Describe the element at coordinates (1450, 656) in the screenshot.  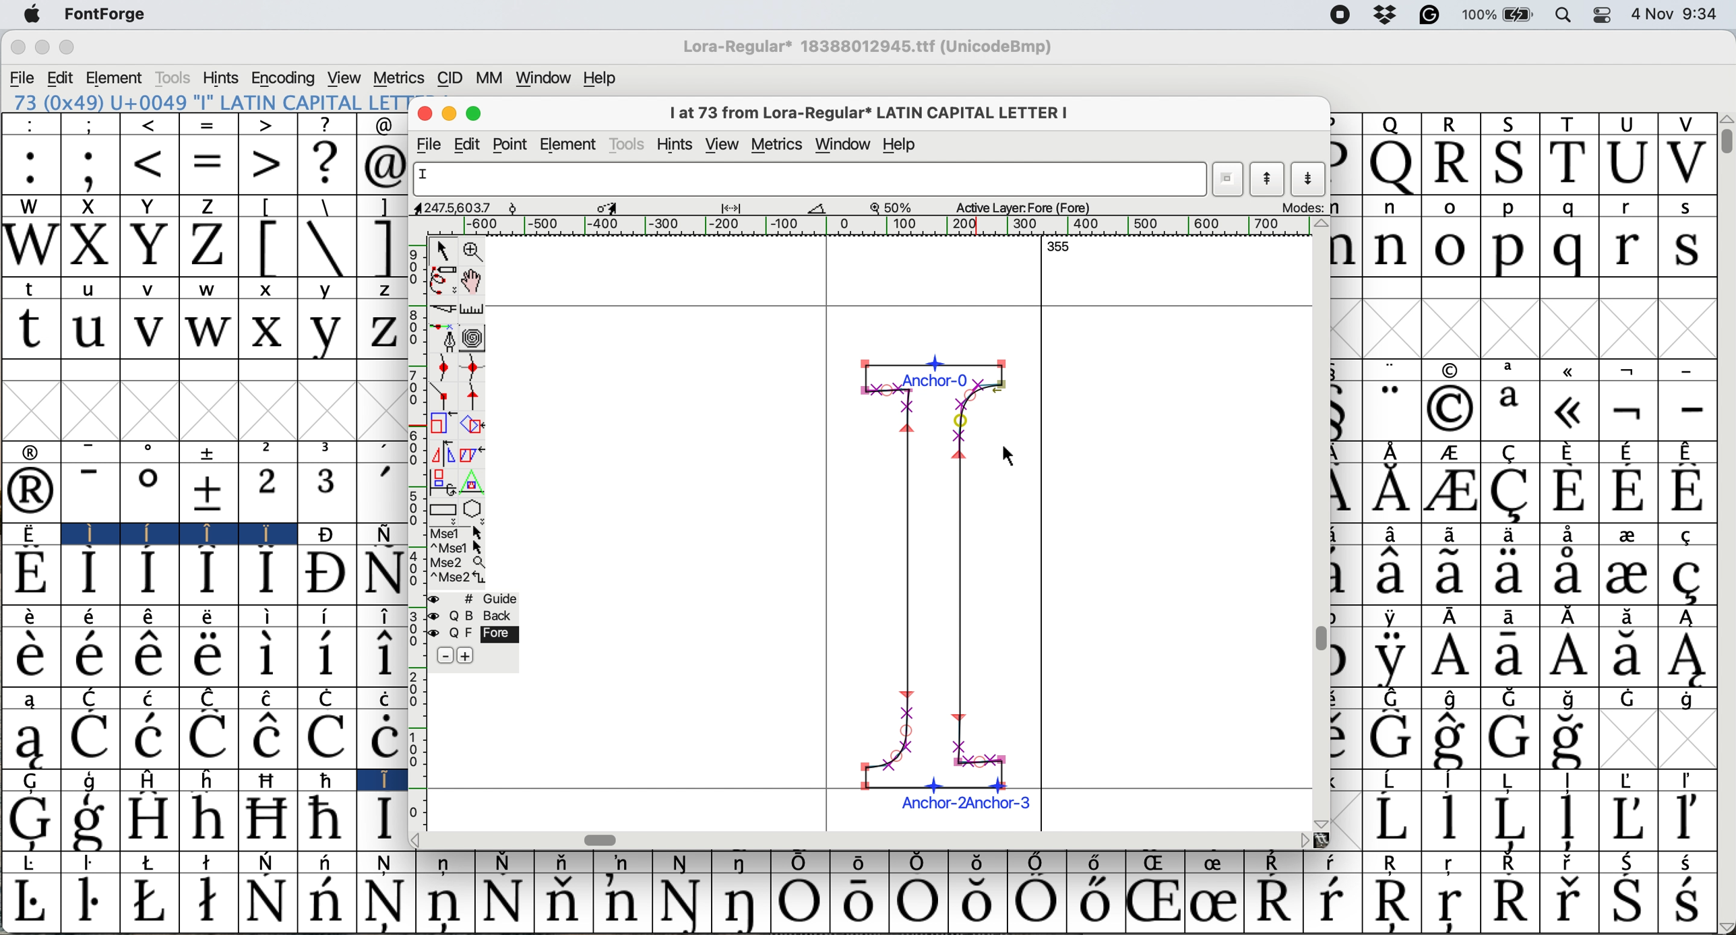
I see `Symbol` at that location.